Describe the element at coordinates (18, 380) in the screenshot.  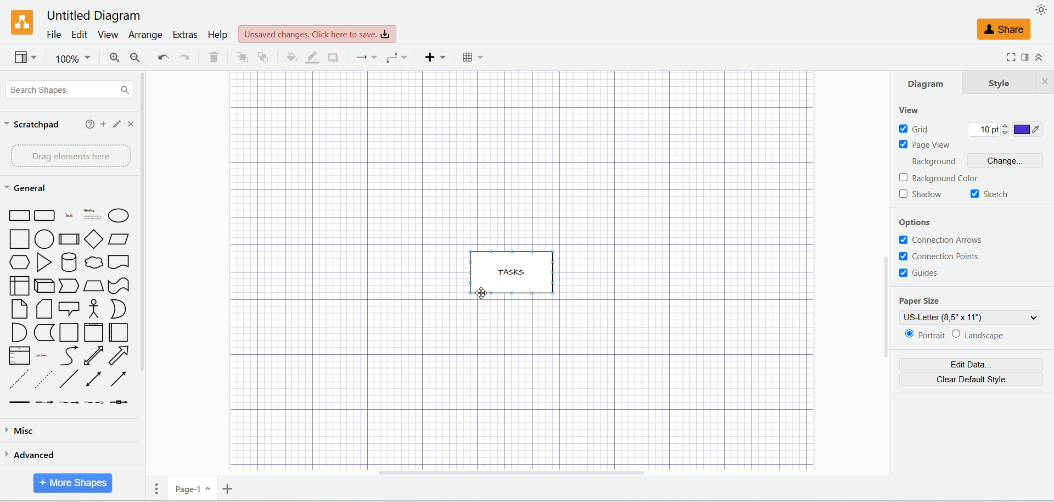
I see `Dashed Line` at that location.